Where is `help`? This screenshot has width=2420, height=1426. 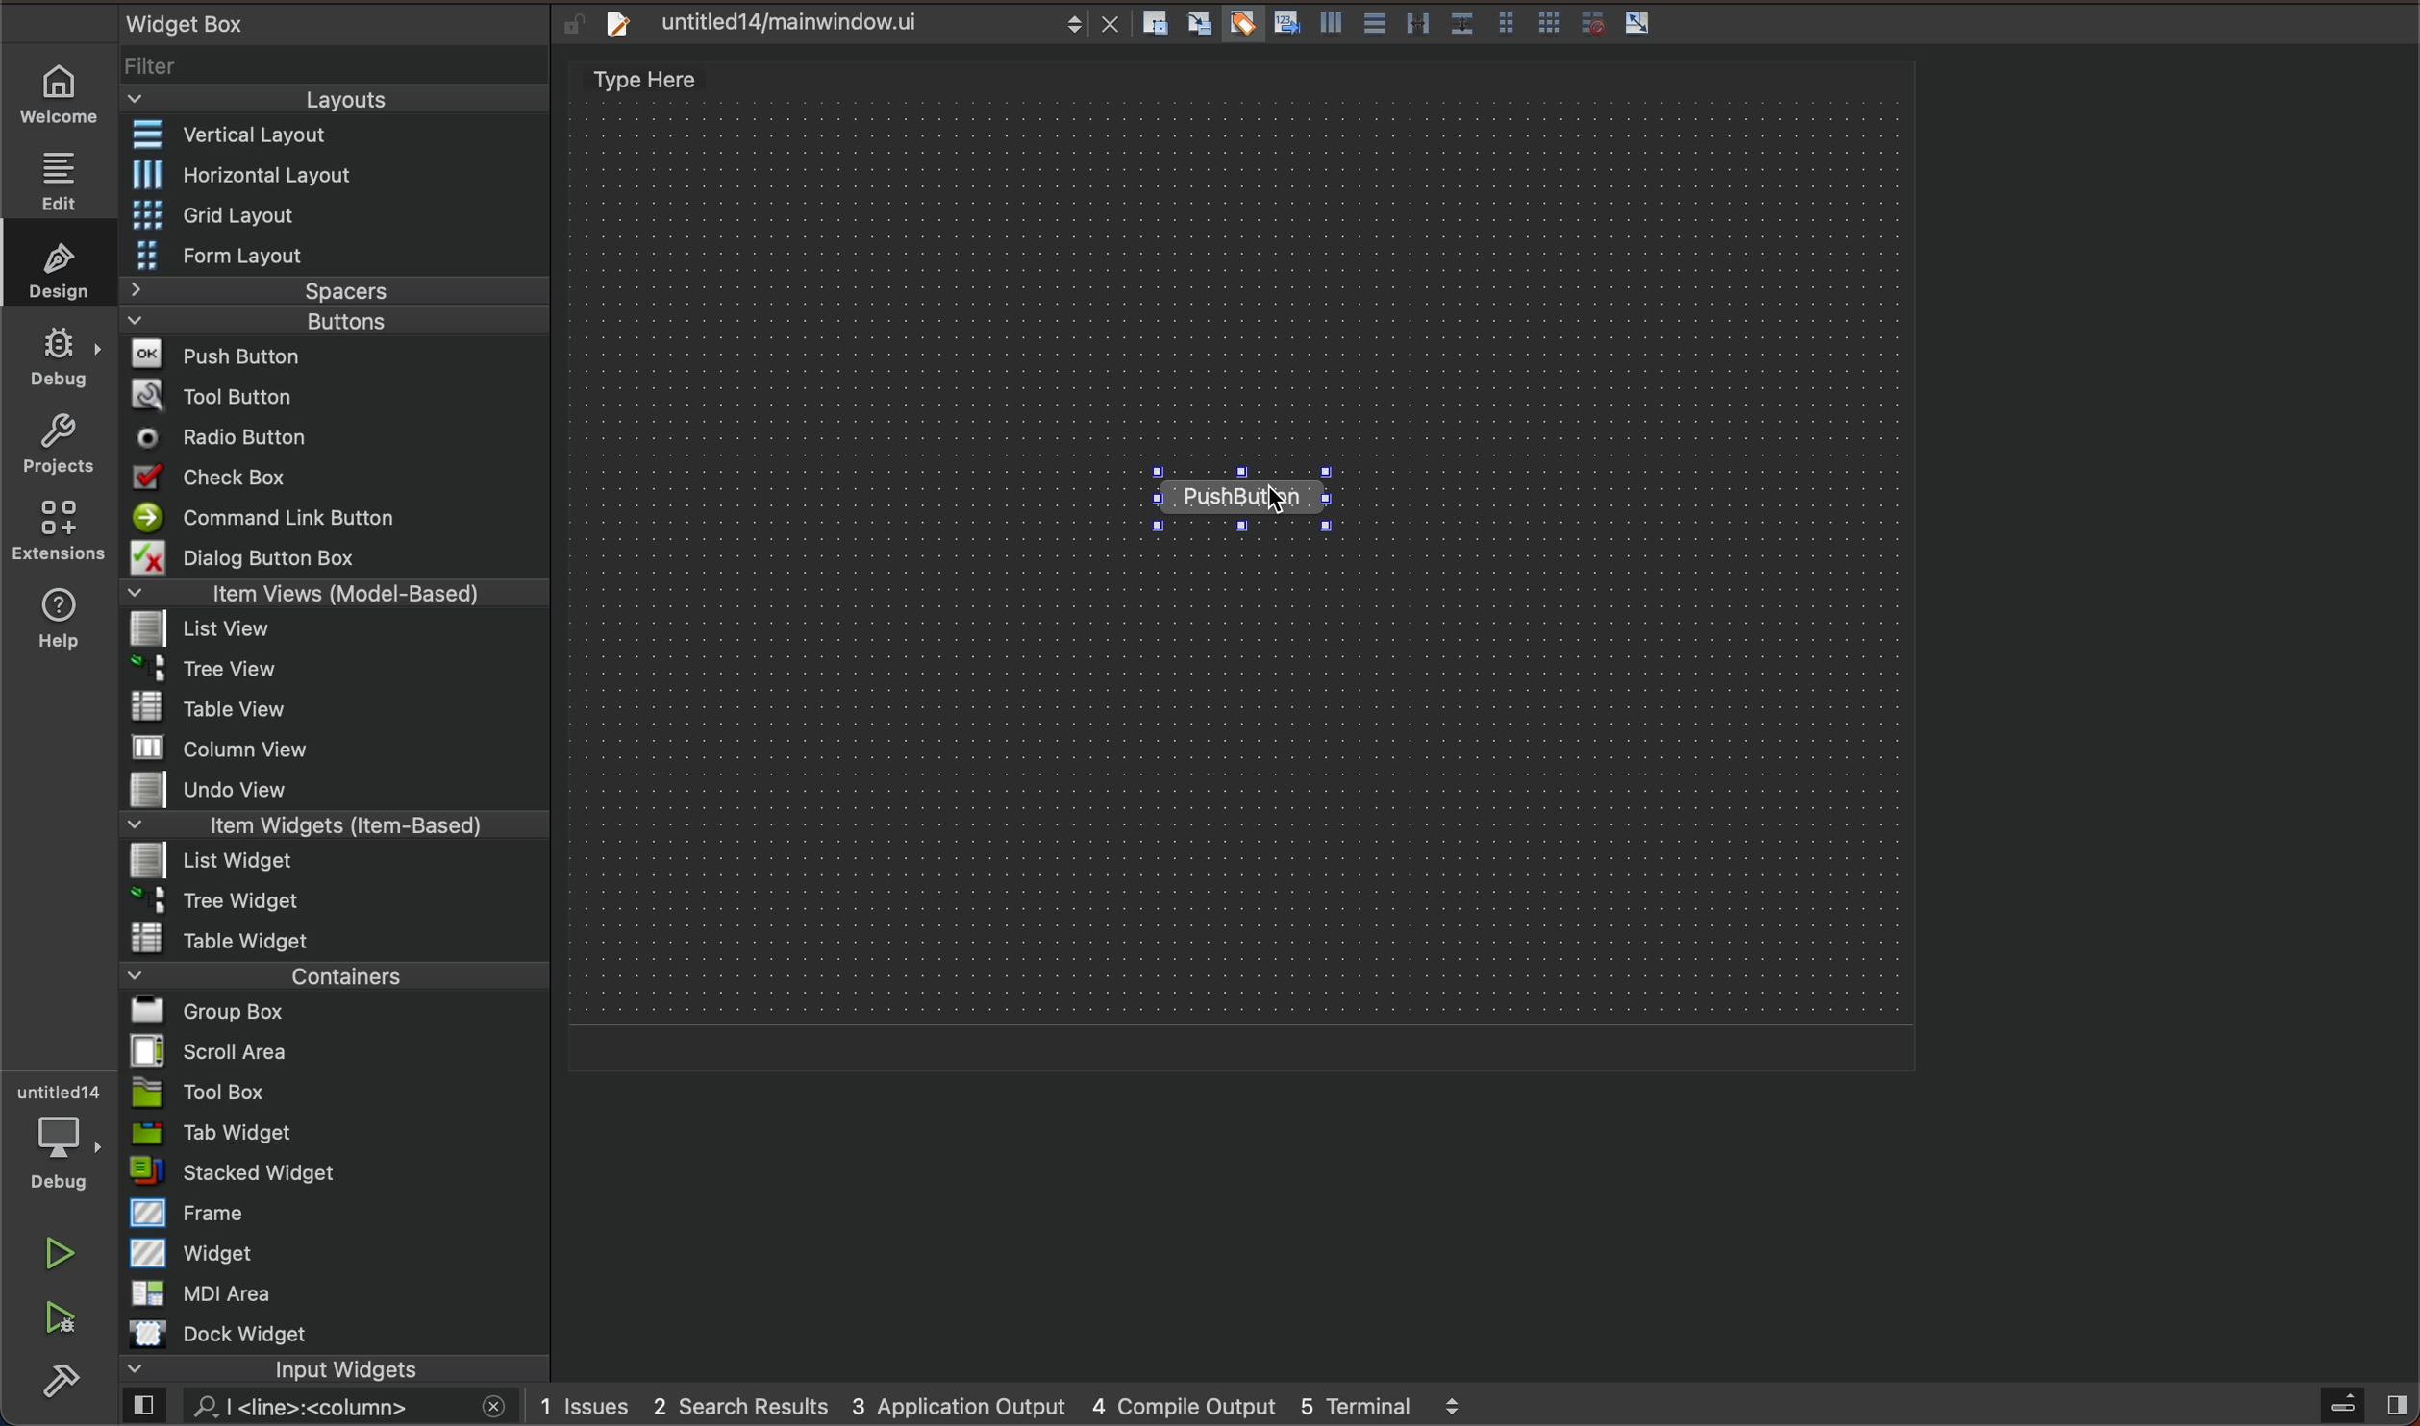 help is located at coordinates (57, 618).